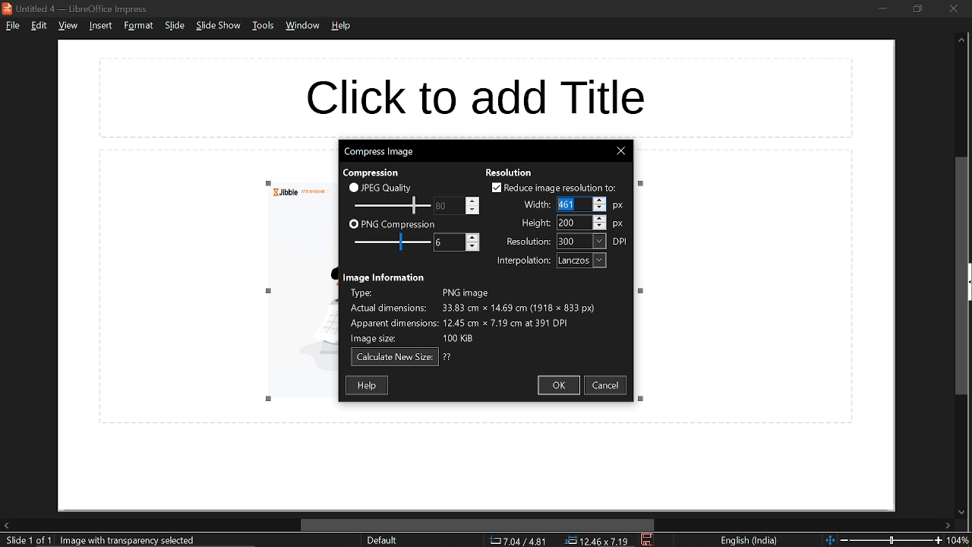 The image size is (972, 547). What do you see at coordinates (353, 225) in the screenshot?
I see `checkbox` at bounding box center [353, 225].